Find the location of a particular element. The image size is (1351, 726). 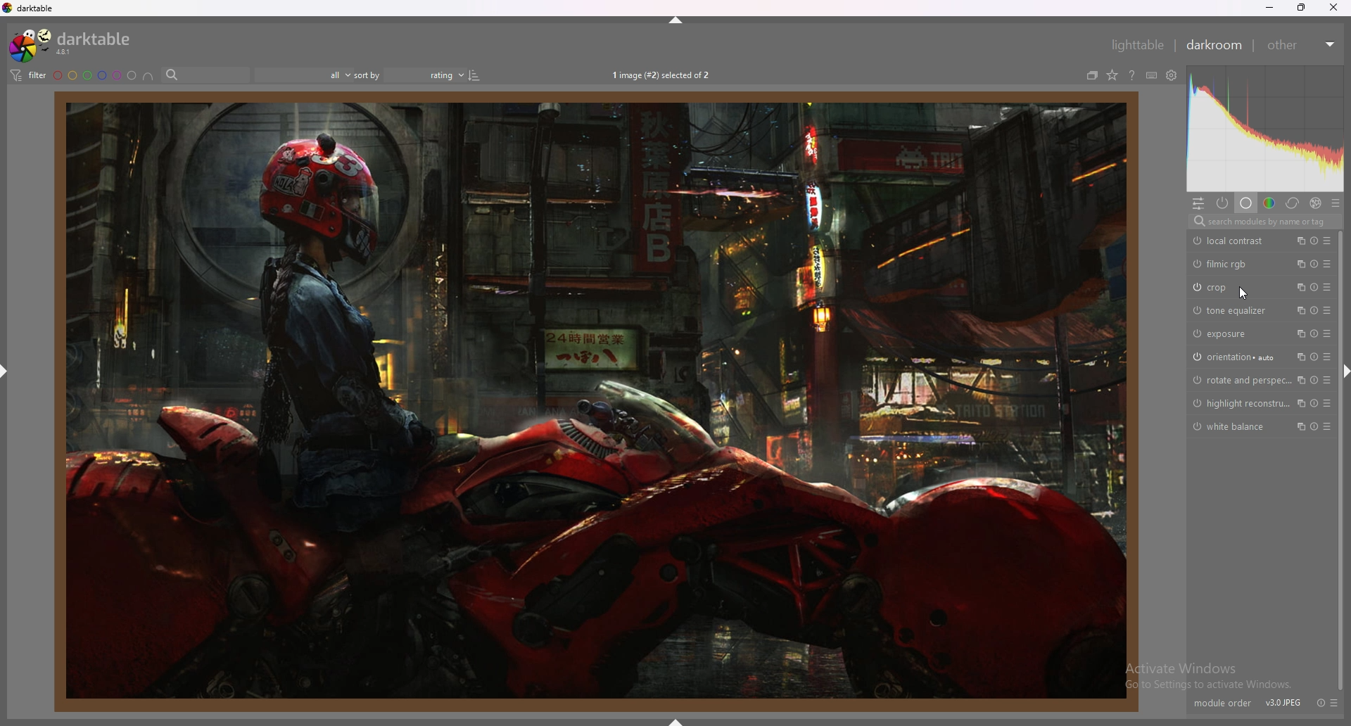

1 image (#2) selected of 2 is located at coordinates (663, 74).